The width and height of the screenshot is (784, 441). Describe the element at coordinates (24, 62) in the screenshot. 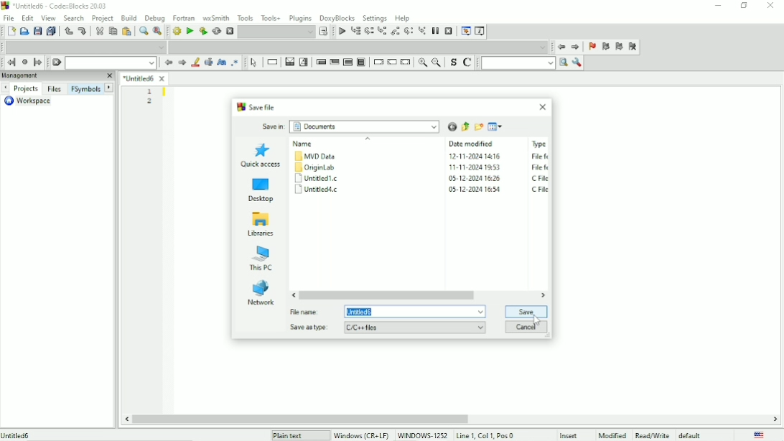

I see `Last jump` at that location.